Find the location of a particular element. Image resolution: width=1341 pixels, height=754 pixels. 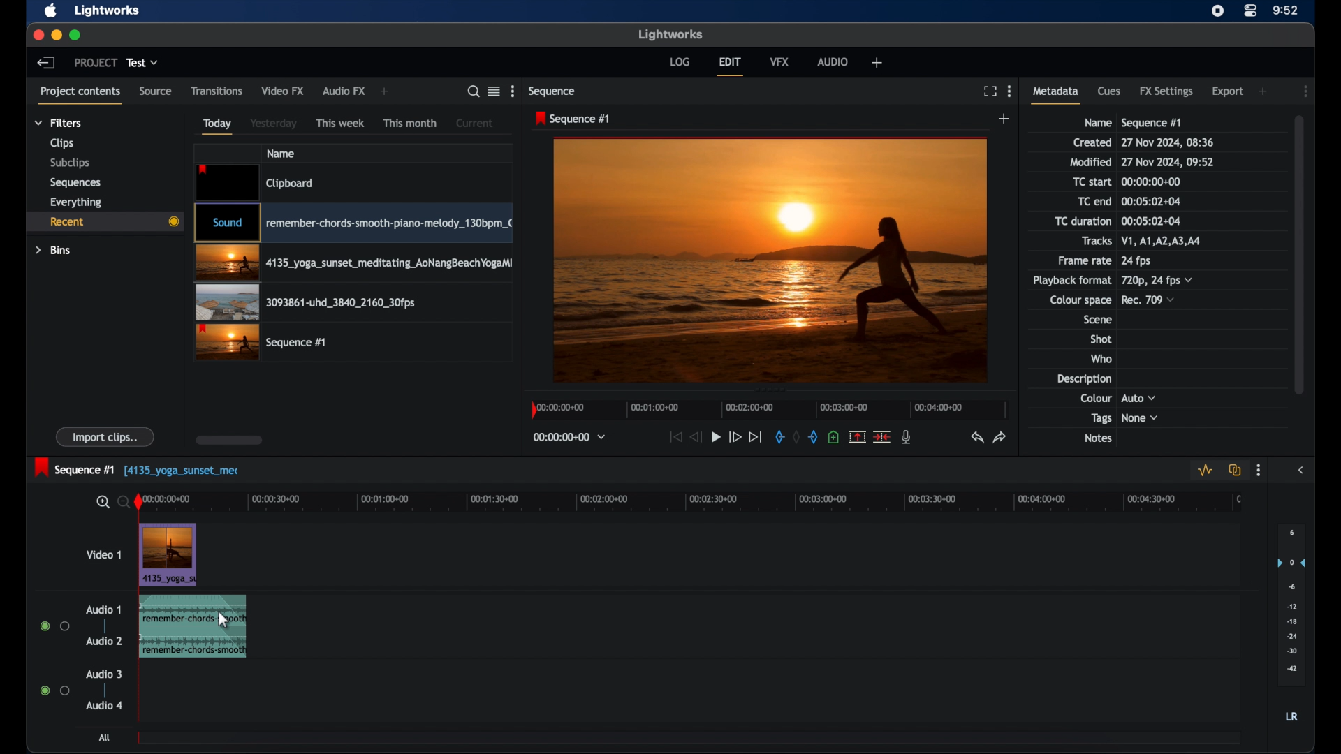

video clip is located at coordinates (168, 554).